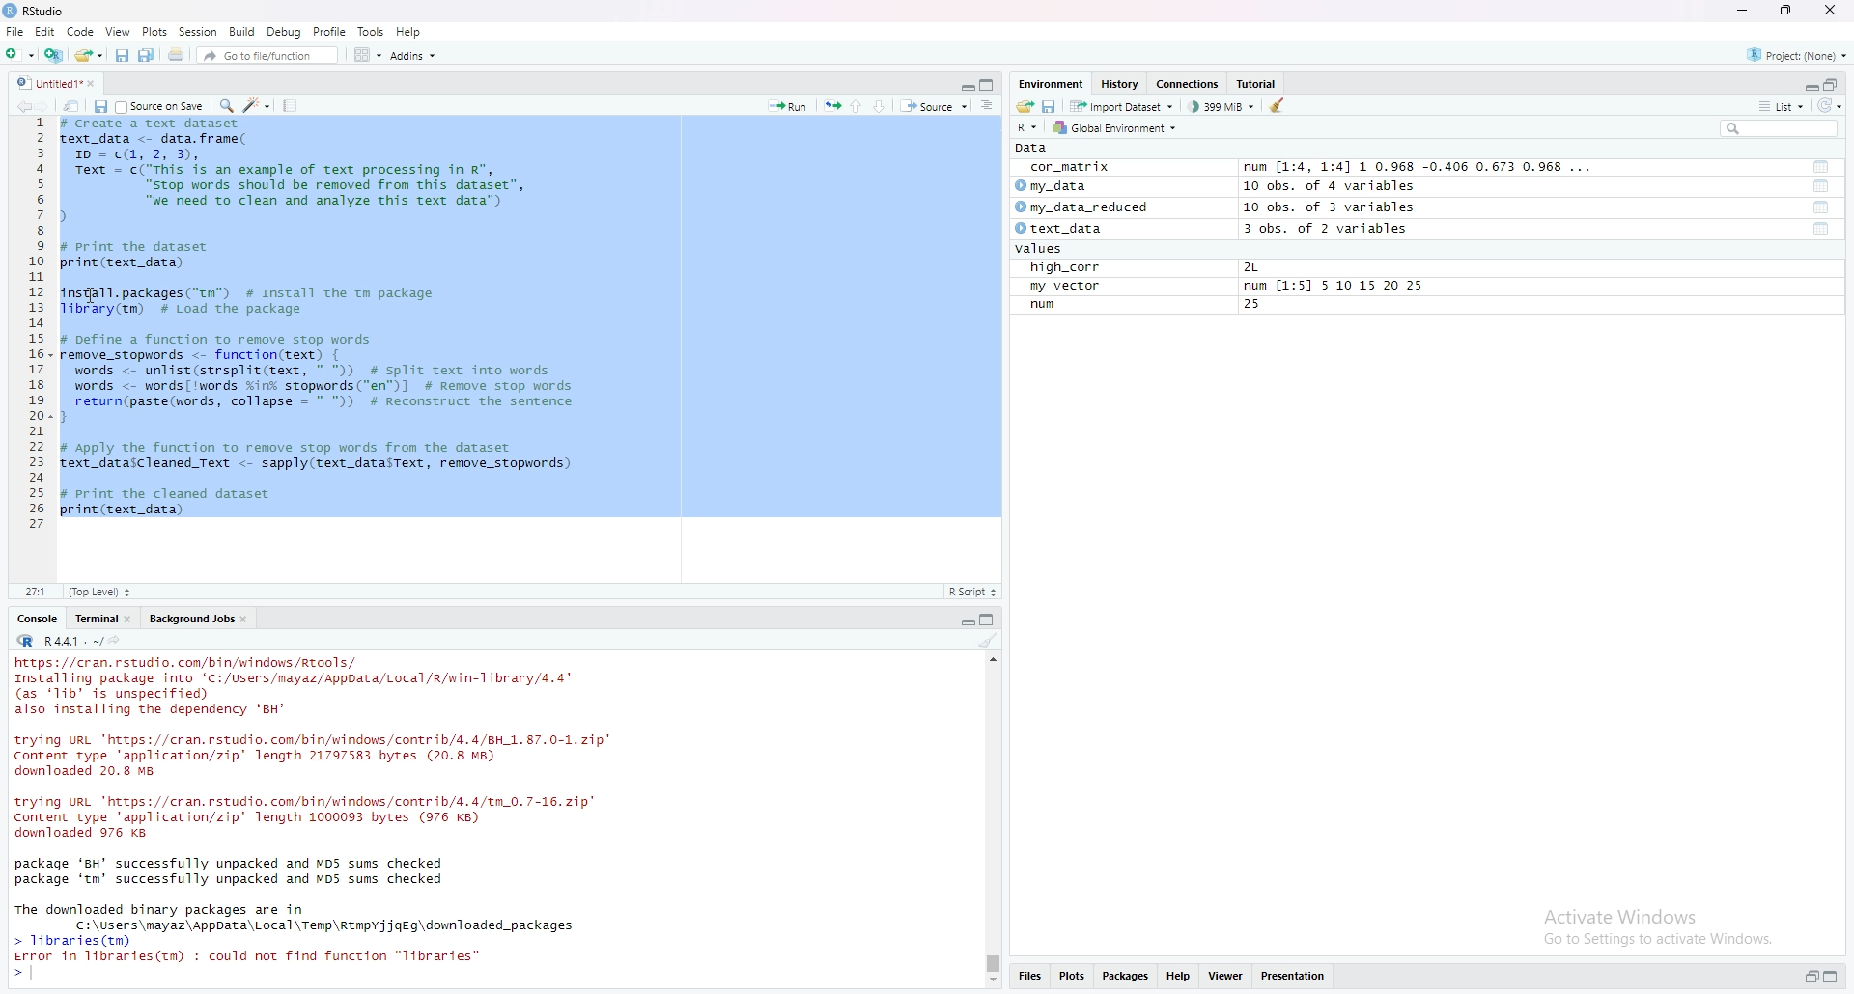 This screenshot has width=1854, height=994. I want to click on go to previous section, so click(858, 104).